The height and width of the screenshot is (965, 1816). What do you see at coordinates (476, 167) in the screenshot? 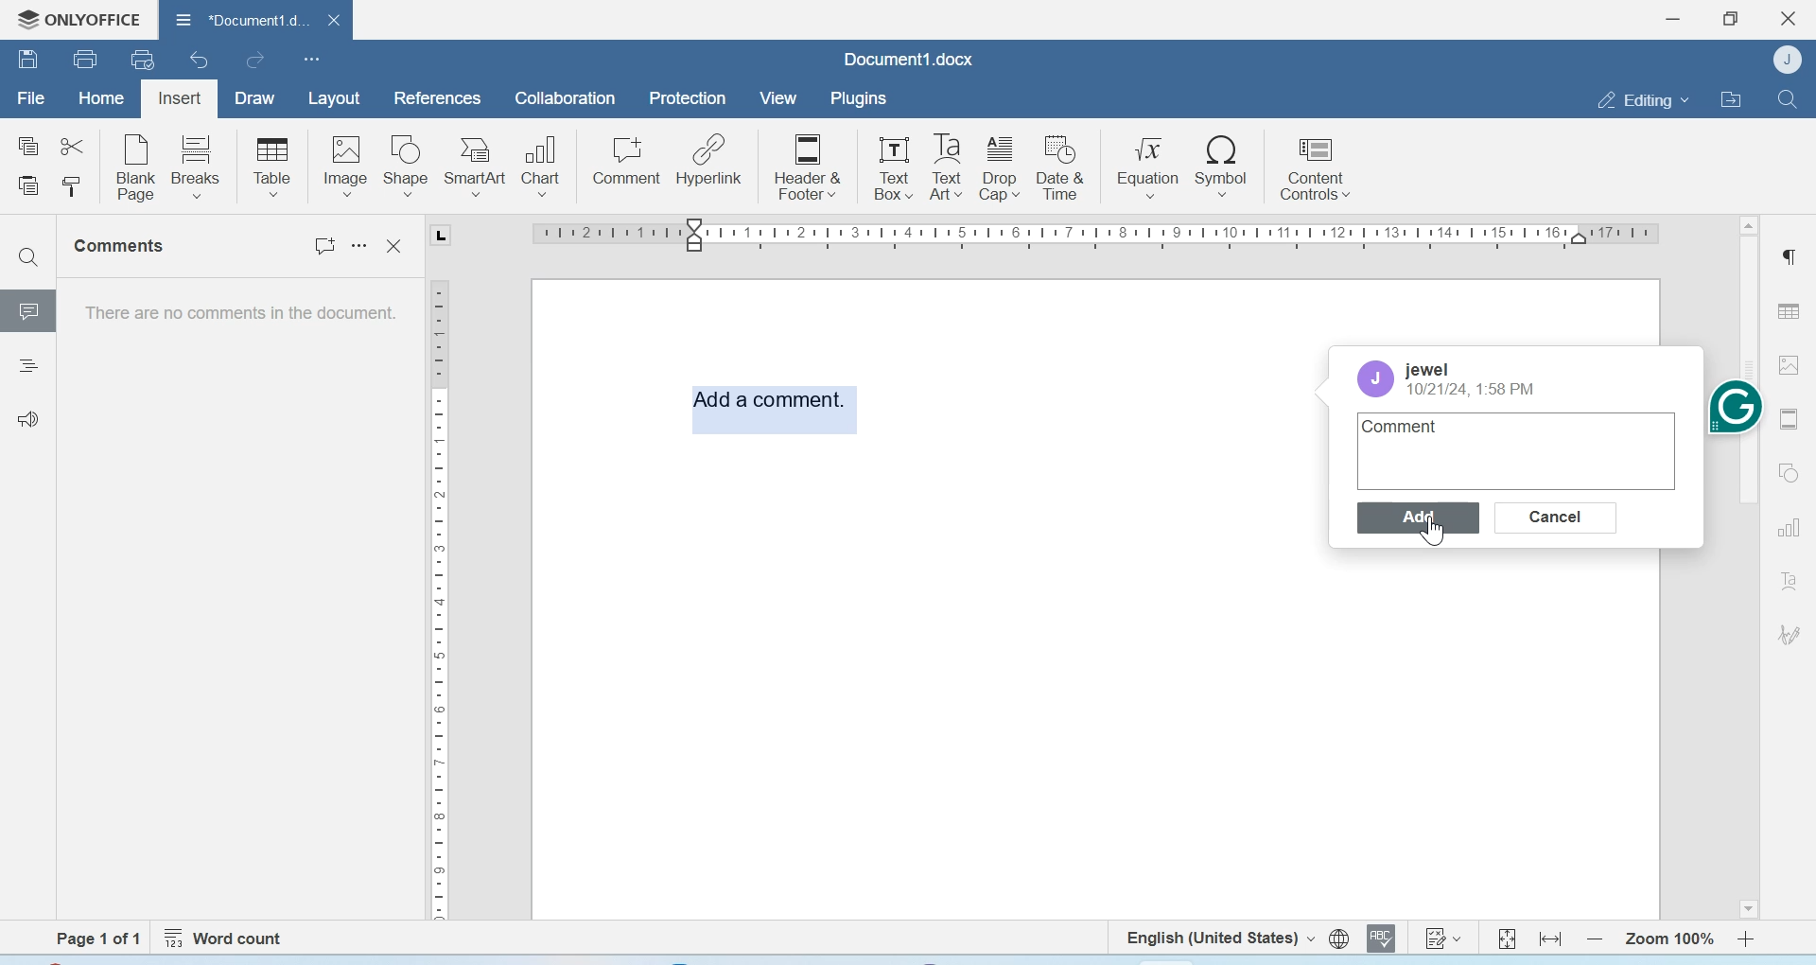
I see `SmartArt` at bounding box center [476, 167].